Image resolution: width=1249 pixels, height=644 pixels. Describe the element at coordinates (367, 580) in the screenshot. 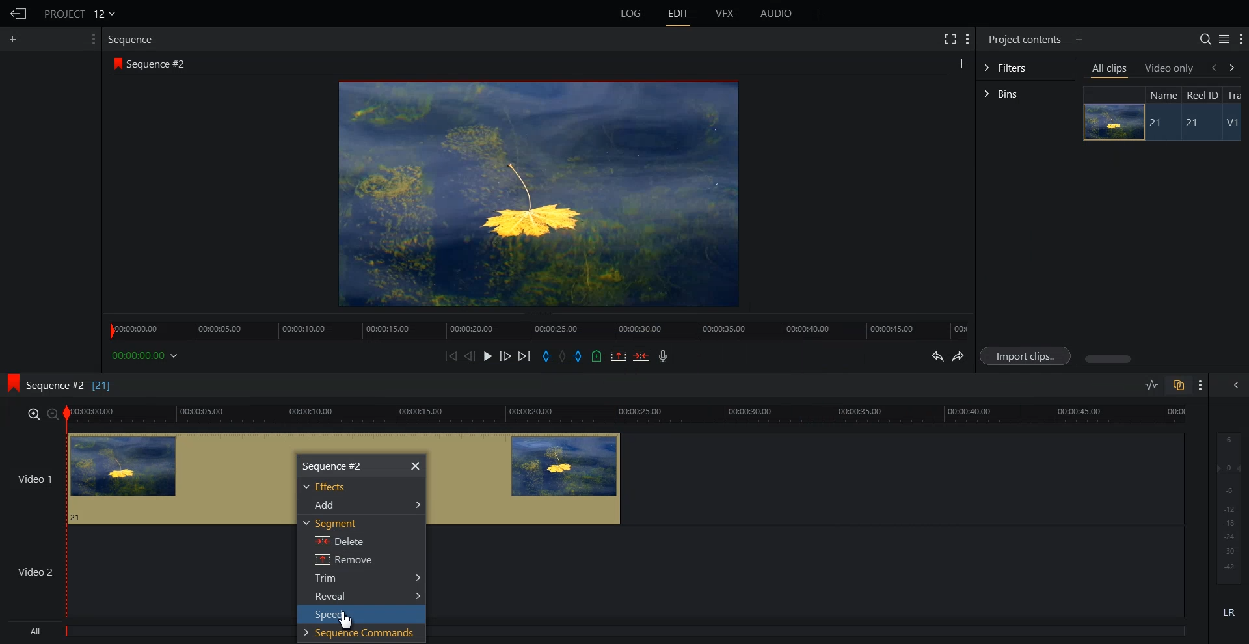

I see `Trim` at that location.